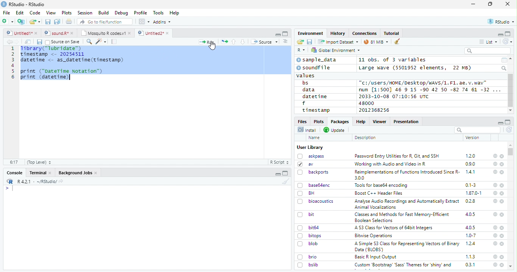 Image resolution: width=517 pixels, height=272 pixels. I want to click on Re-run the previous code region, so click(224, 42).